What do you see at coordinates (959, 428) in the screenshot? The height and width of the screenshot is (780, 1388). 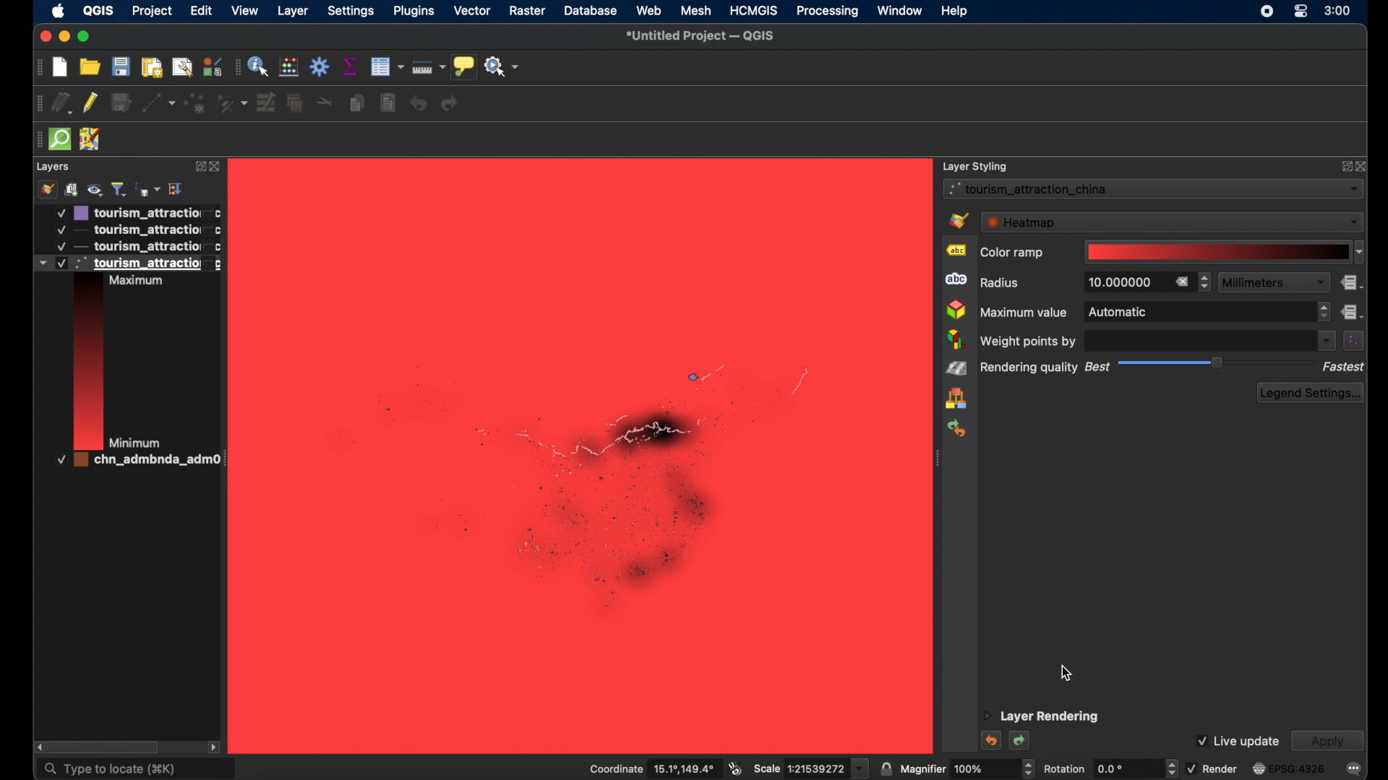 I see `history ` at bounding box center [959, 428].